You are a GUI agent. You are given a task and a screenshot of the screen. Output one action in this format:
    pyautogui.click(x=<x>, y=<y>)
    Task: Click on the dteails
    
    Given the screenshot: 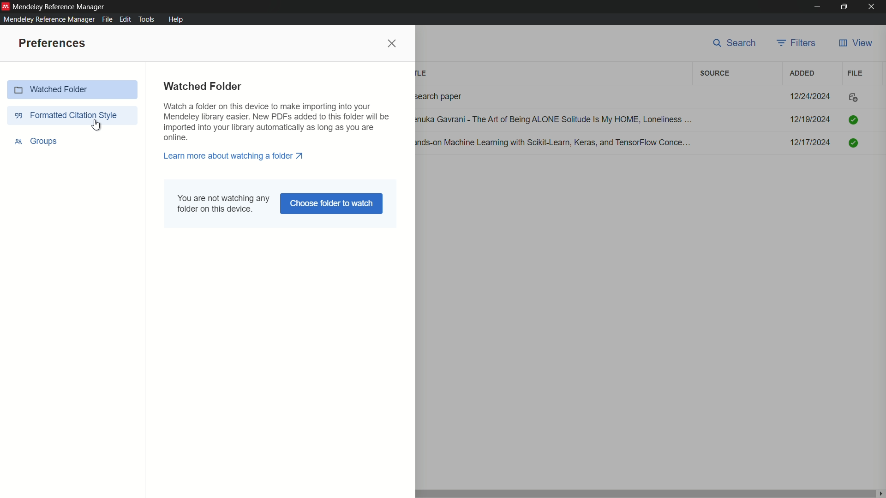 What is the action you would take?
    pyautogui.click(x=641, y=121)
    